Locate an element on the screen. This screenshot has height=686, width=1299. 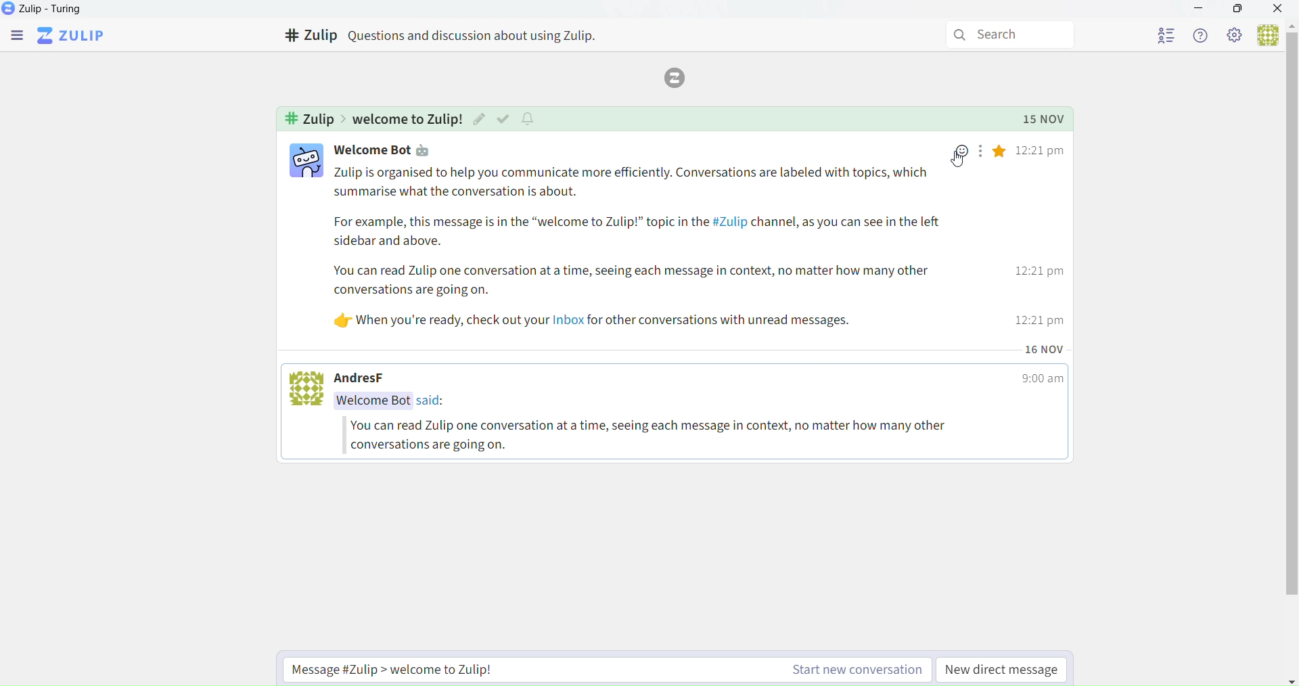
user profile is located at coordinates (305, 162).